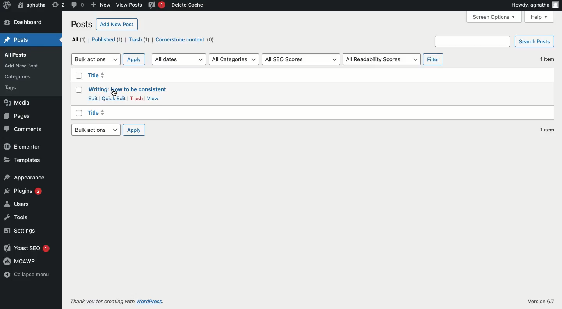  Describe the element at coordinates (494, 17) in the screenshot. I see `Screen options` at that location.